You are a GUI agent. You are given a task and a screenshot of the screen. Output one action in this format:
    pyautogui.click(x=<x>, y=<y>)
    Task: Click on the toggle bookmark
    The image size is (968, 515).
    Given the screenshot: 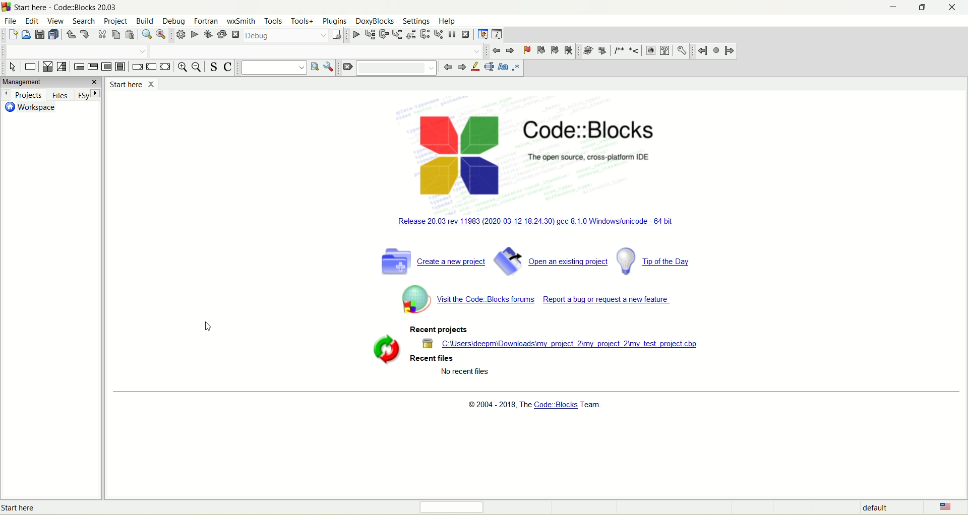 What is the action you would take?
    pyautogui.click(x=525, y=50)
    